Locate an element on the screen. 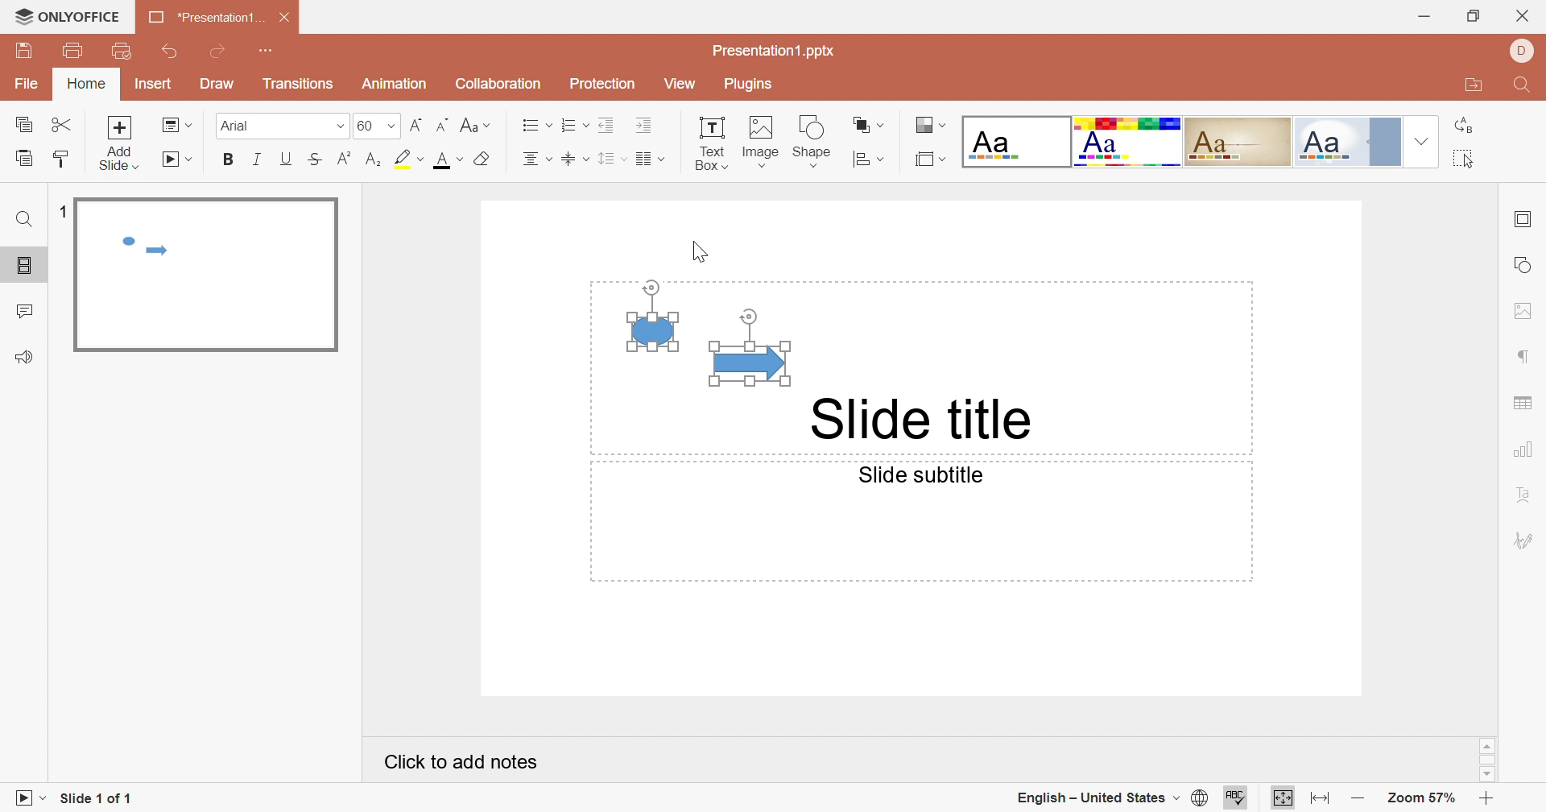 The height and width of the screenshot is (812, 1546). Insert columns is located at coordinates (650, 163).